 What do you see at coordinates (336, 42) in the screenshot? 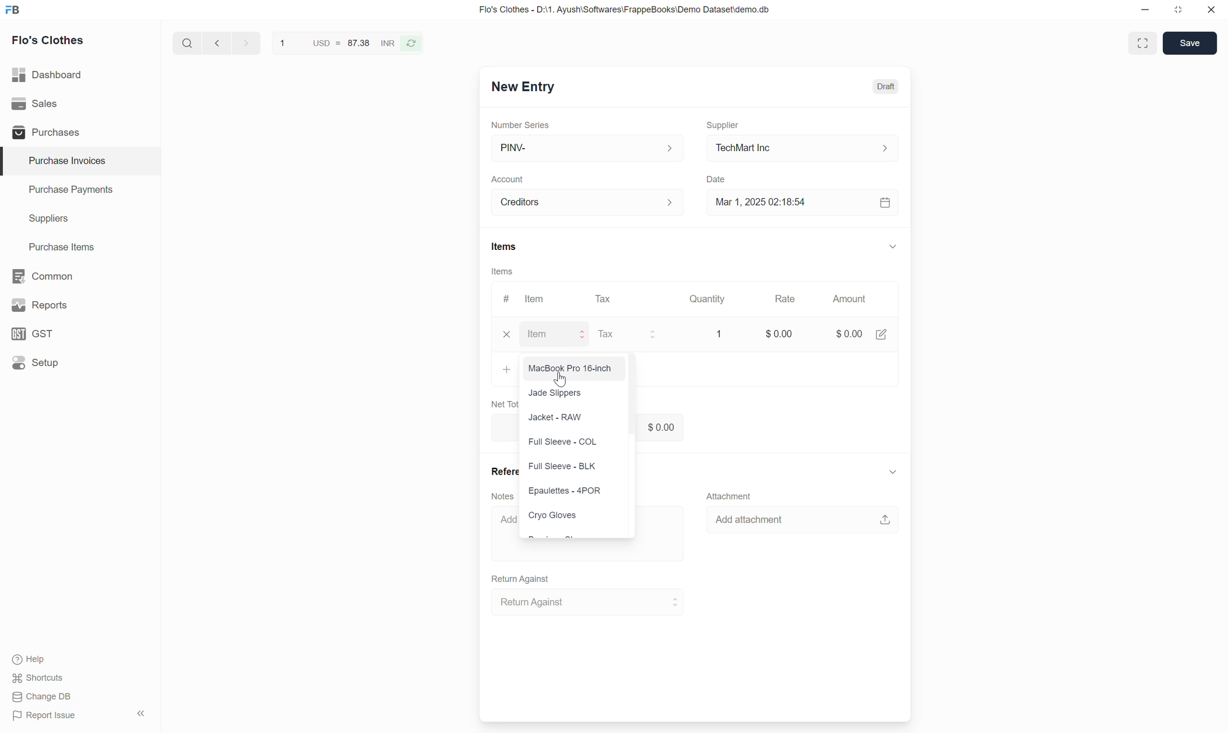
I see `1 USD = 87.38 INR` at bounding box center [336, 42].